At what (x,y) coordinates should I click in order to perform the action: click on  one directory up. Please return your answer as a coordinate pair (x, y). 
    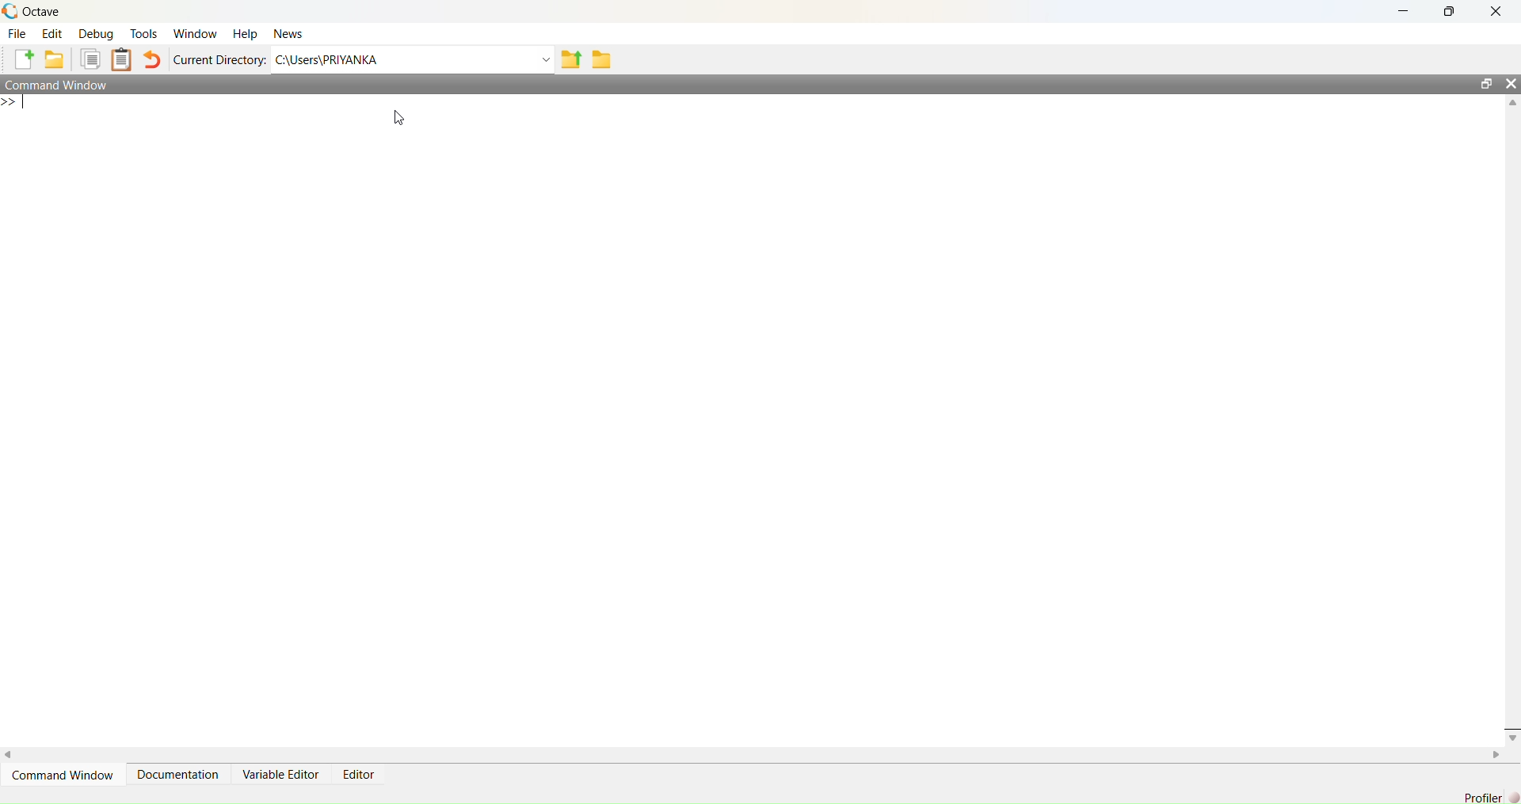
    Looking at the image, I should click on (571, 59).